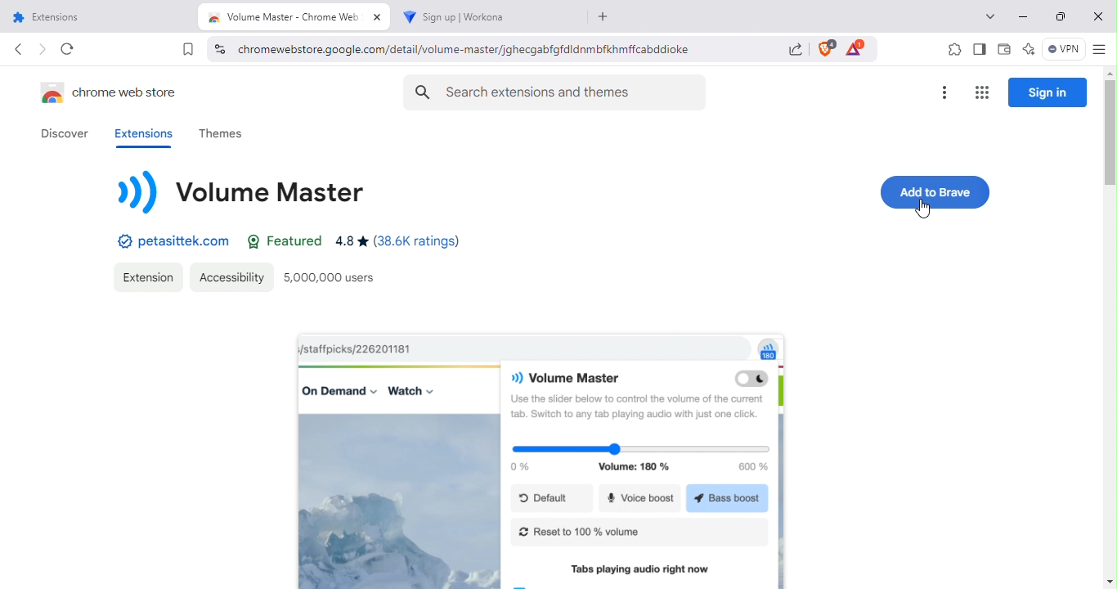  Describe the element at coordinates (1057, 16) in the screenshot. I see `Maximize` at that location.